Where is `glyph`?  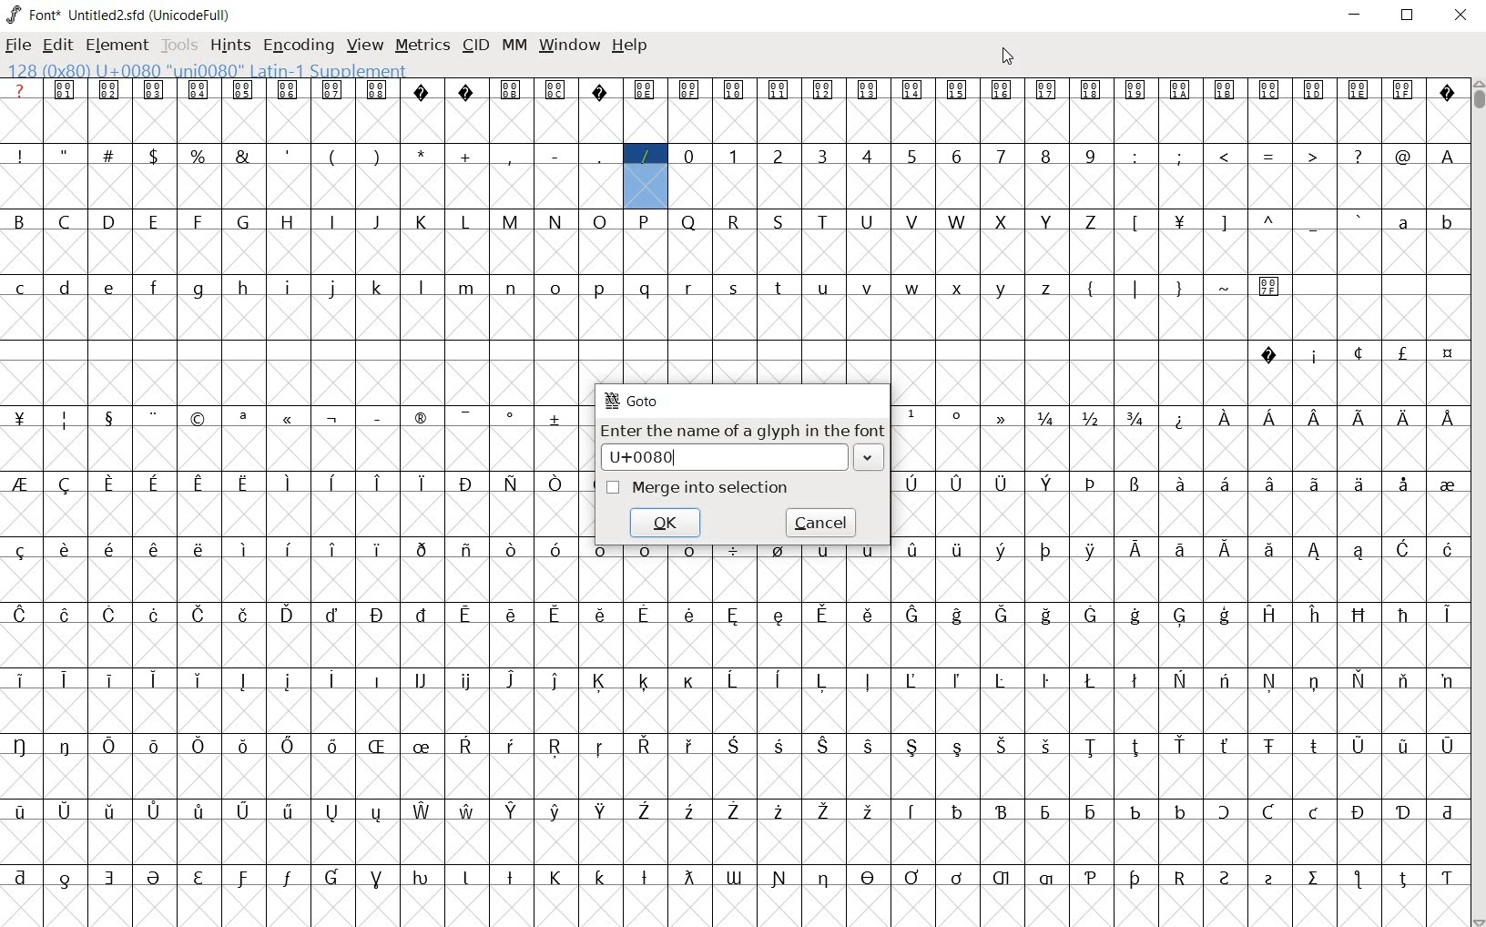
glyph is located at coordinates (956, 90).